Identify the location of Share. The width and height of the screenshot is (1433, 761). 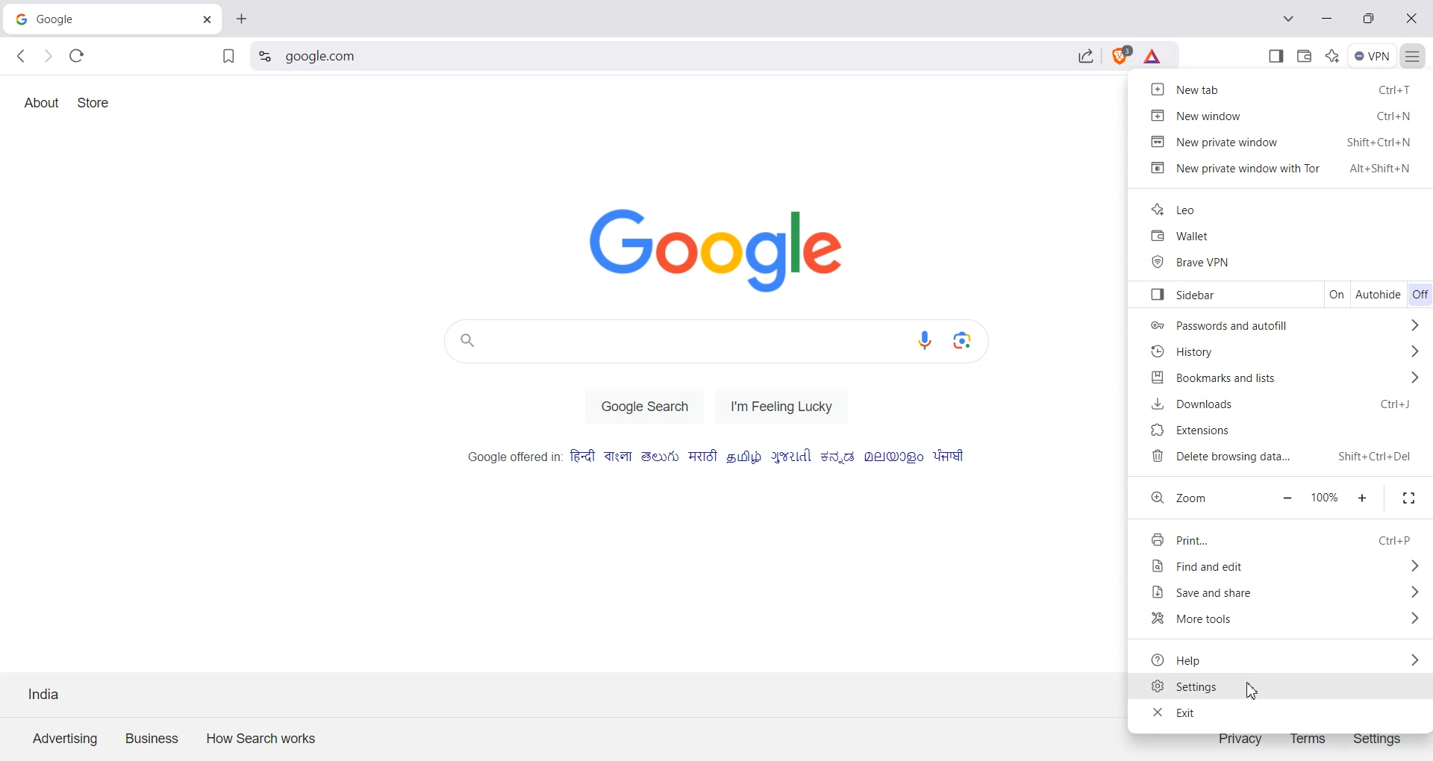
(1086, 58).